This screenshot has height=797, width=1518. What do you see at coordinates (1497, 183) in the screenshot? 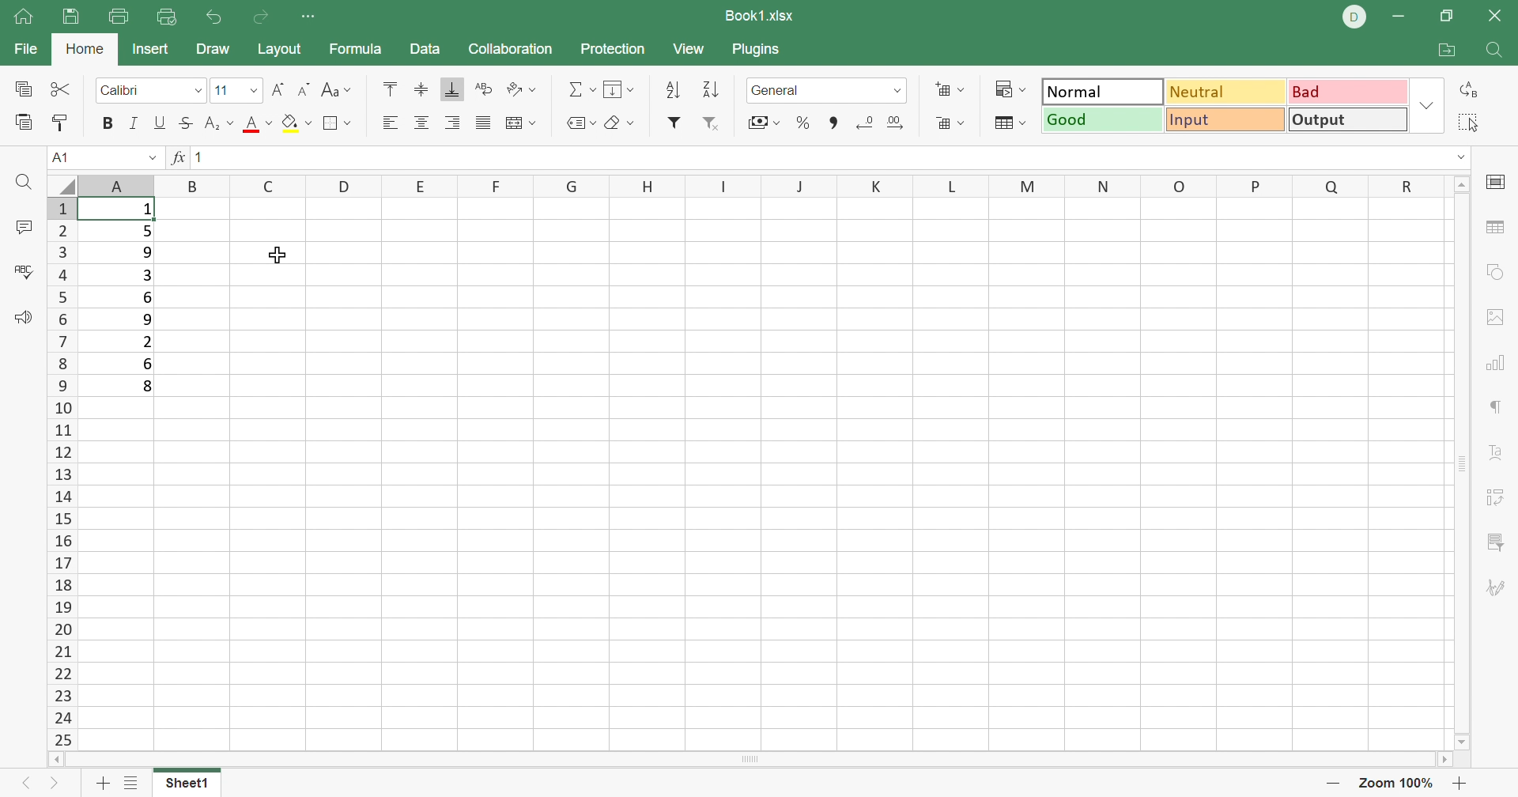
I see `cell settings` at bounding box center [1497, 183].